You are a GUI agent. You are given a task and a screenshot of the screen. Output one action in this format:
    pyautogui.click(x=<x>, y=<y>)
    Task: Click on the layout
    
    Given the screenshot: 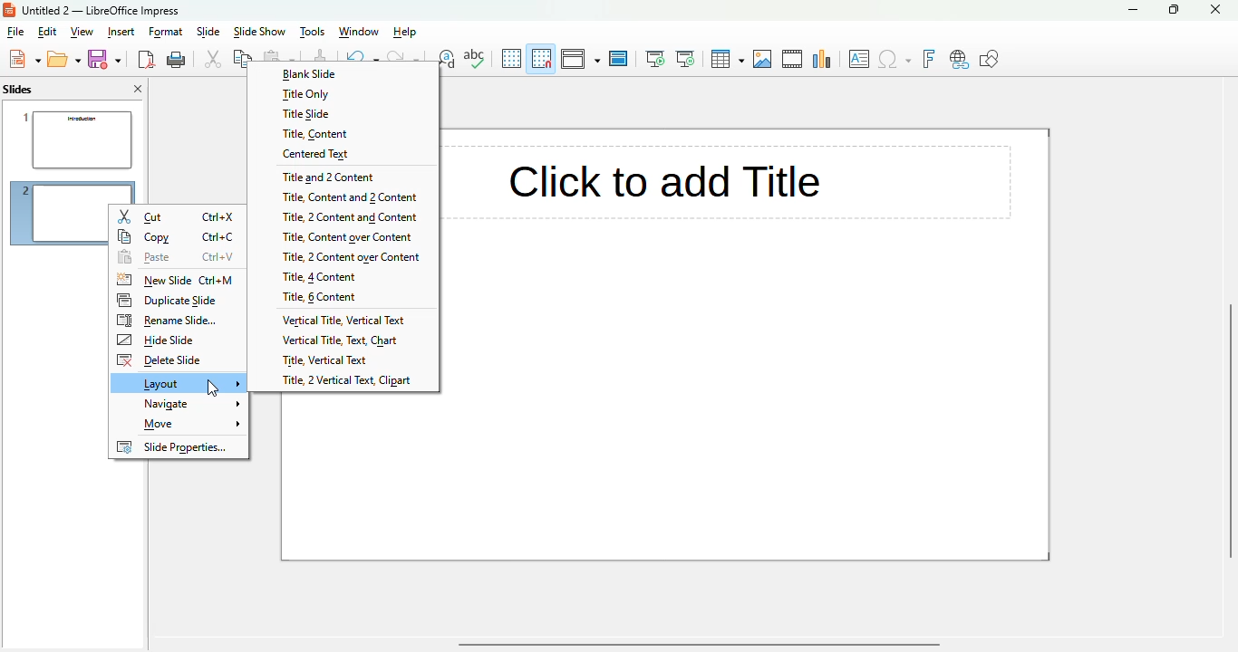 What is the action you would take?
    pyautogui.click(x=181, y=383)
    